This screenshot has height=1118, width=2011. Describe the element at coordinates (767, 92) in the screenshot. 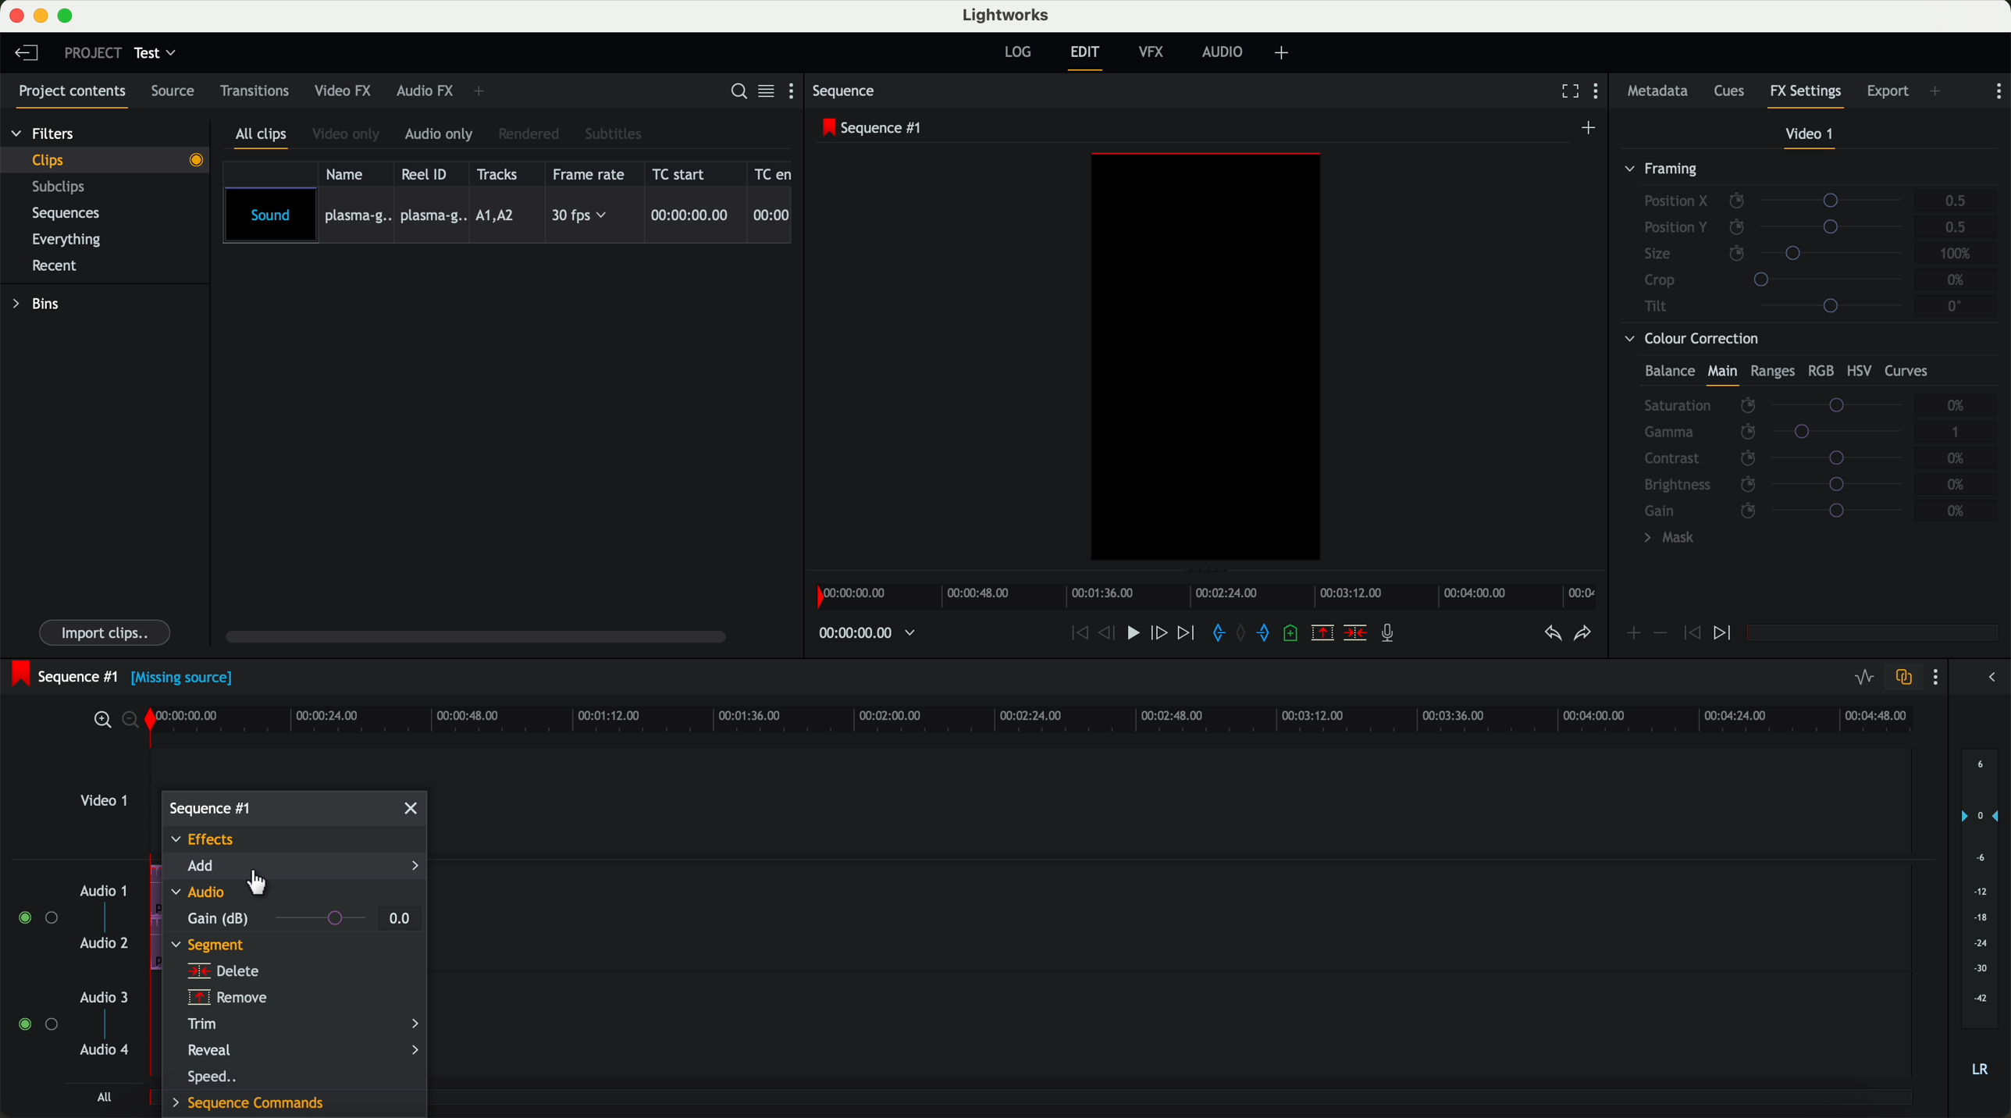

I see `toggle between list and toggle view` at that location.